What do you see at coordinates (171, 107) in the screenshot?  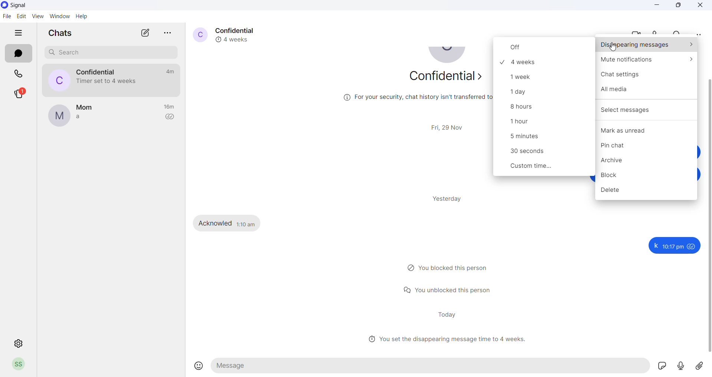 I see `last message timeframe` at bounding box center [171, 107].